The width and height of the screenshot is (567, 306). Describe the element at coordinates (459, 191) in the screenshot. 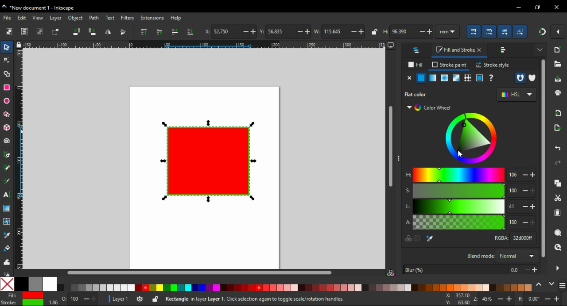

I see `saturation` at that location.